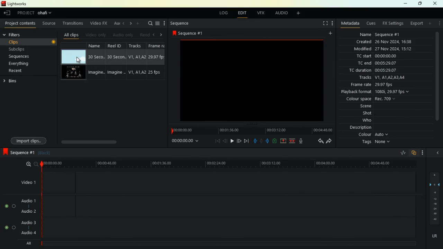 The width and height of the screenshot is (443, 249). I want to click on tc start, so click(376, 56).